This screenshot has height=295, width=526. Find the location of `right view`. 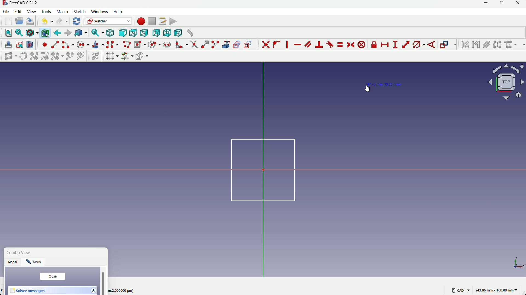

right view is located at coordinates (144, 33).